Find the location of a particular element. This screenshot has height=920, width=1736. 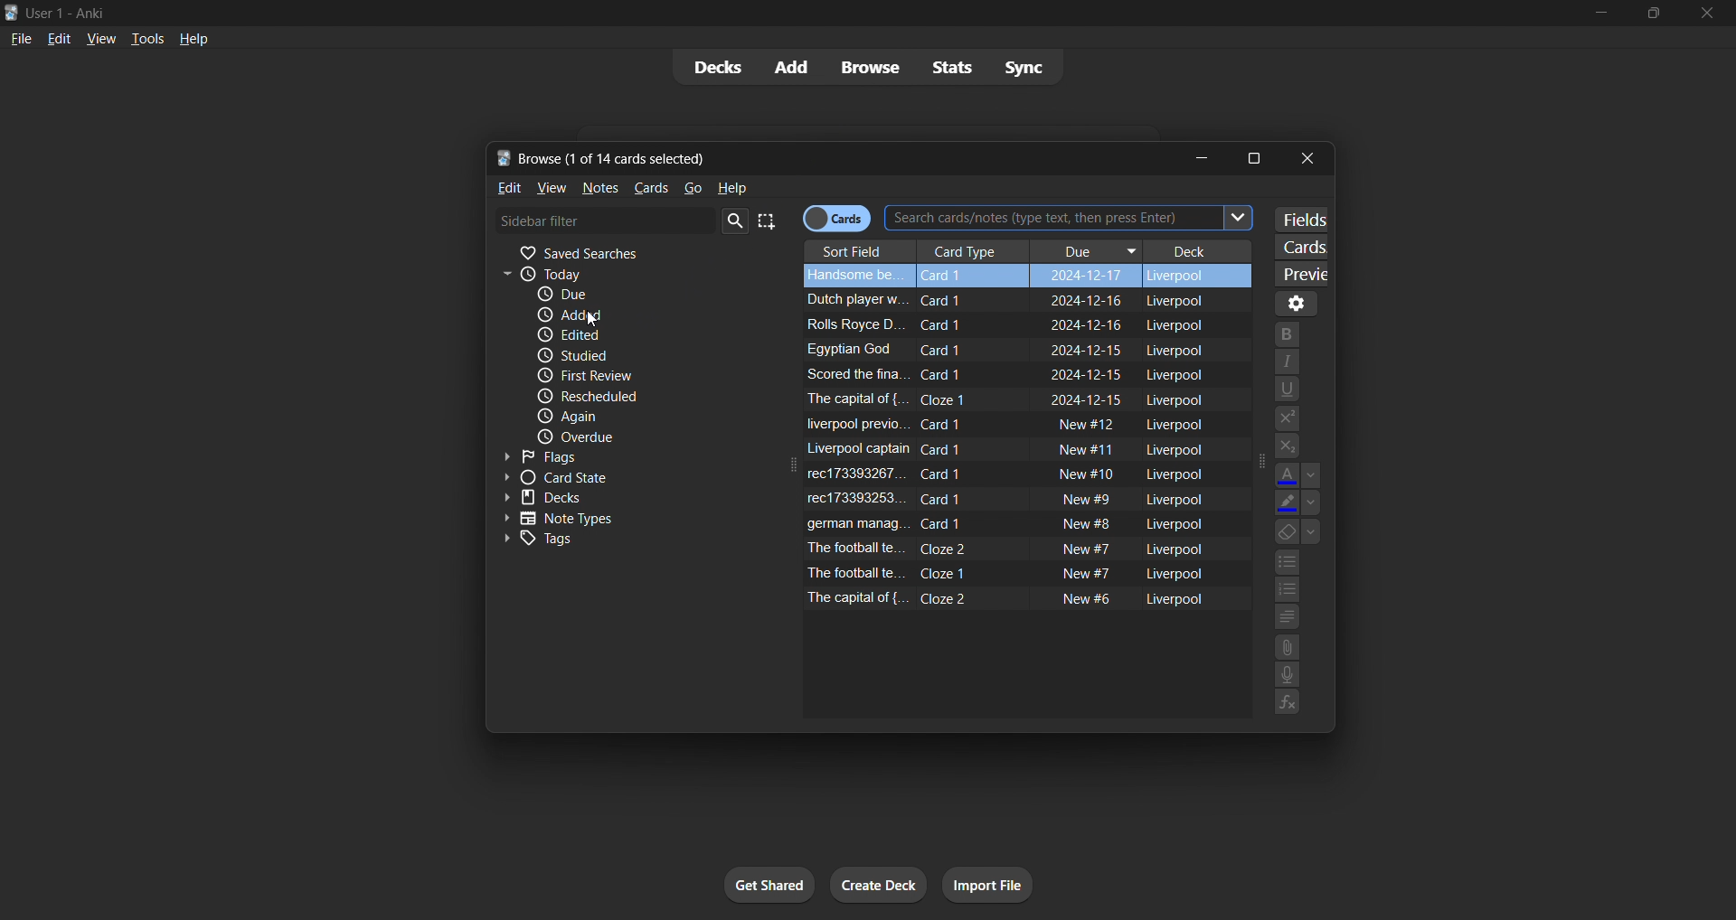

go is located at coordinates (693, 188).